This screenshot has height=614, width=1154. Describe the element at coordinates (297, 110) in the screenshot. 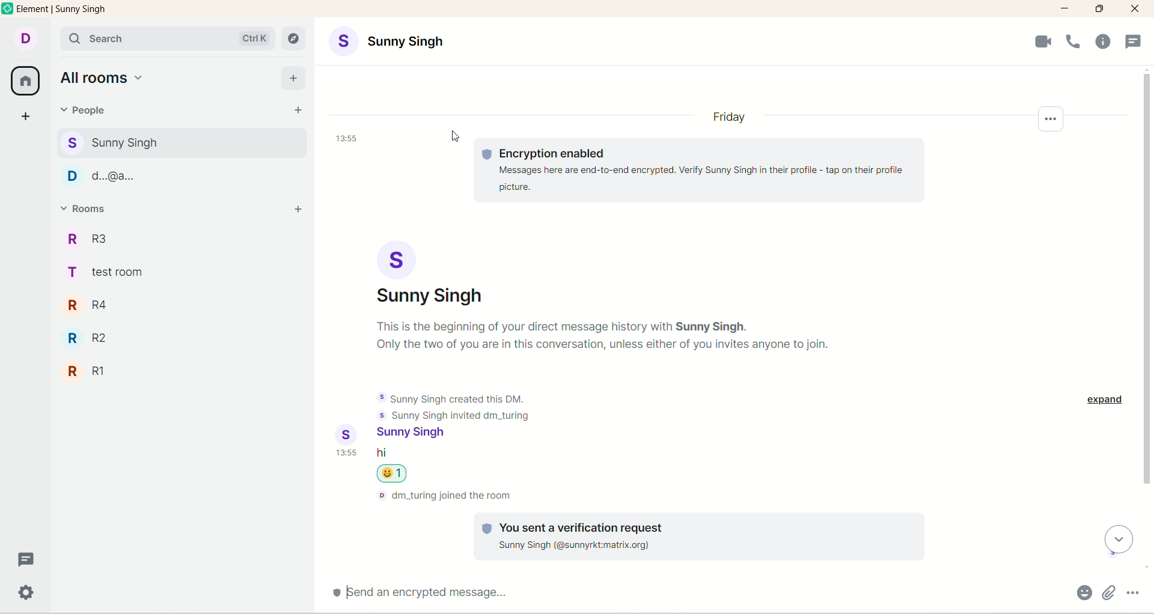

I see `start chat` at that location.